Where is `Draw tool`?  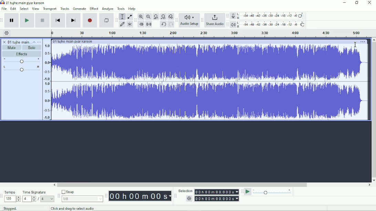 Draw tool is located at coordinates (122, 24).